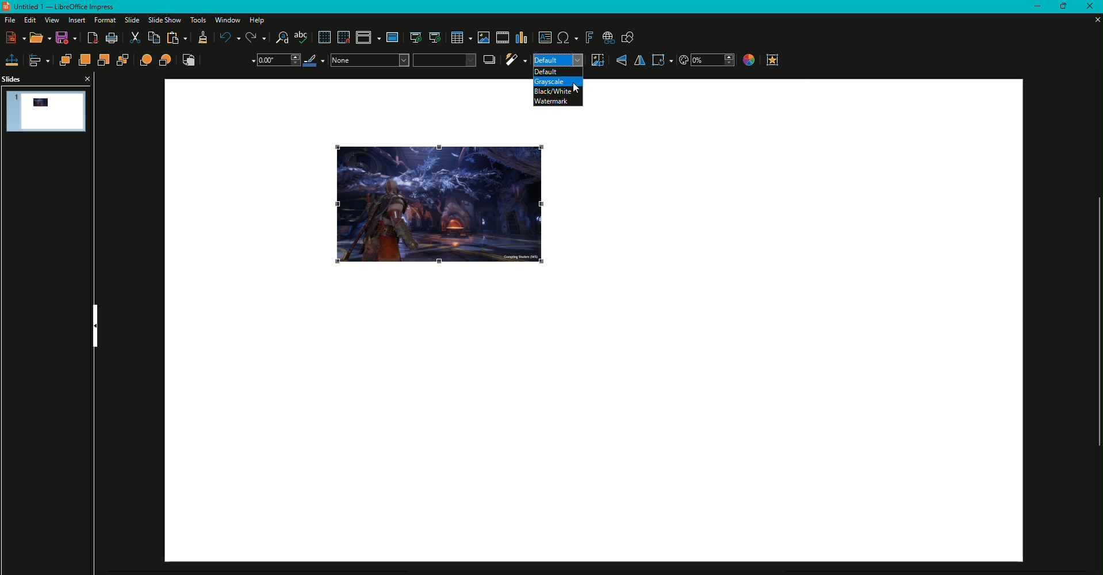  What do you see at coordinates (12, 60) in the screenshot?
I see `Position and Size` at bounding box center [12, 60].